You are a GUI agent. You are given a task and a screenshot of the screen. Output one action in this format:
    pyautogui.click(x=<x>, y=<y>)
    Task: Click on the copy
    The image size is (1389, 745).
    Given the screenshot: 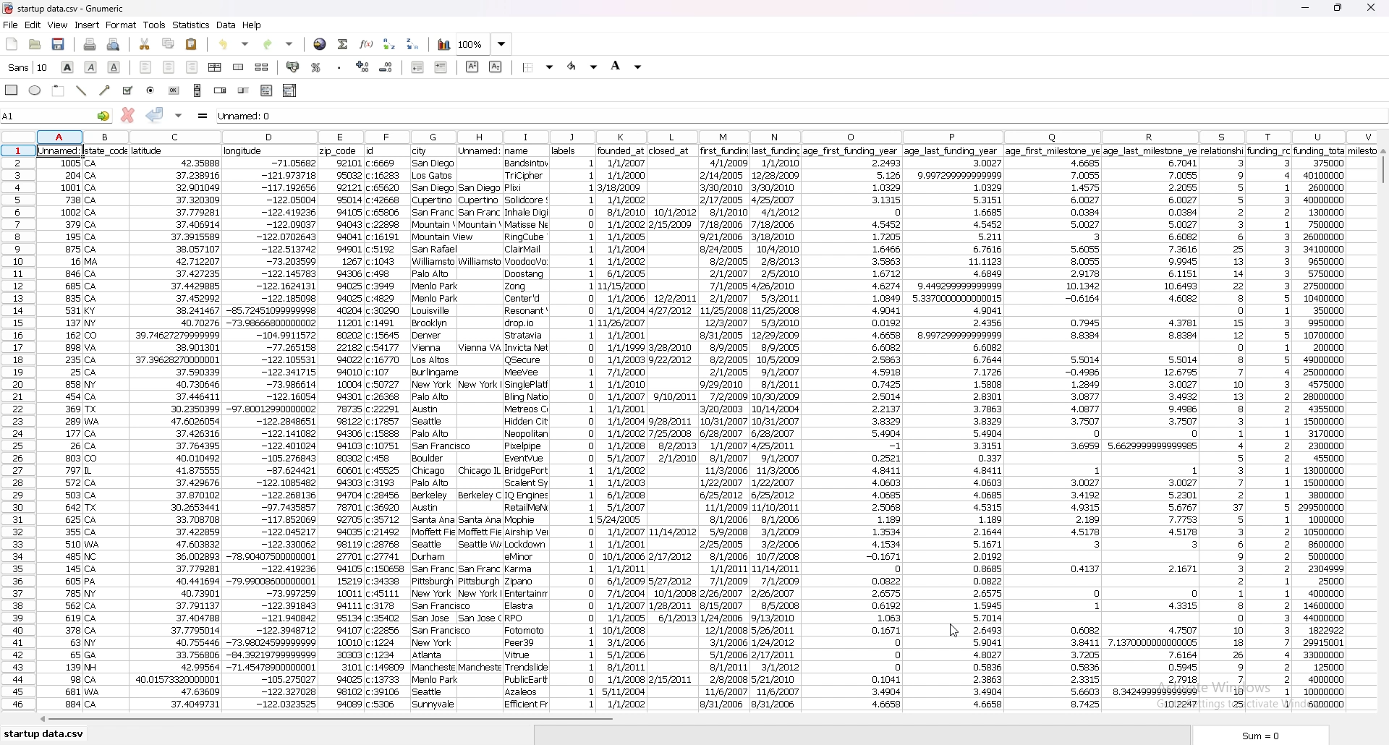 What is the action you would take?
    pyautogui.click(x=169, y=44)
    